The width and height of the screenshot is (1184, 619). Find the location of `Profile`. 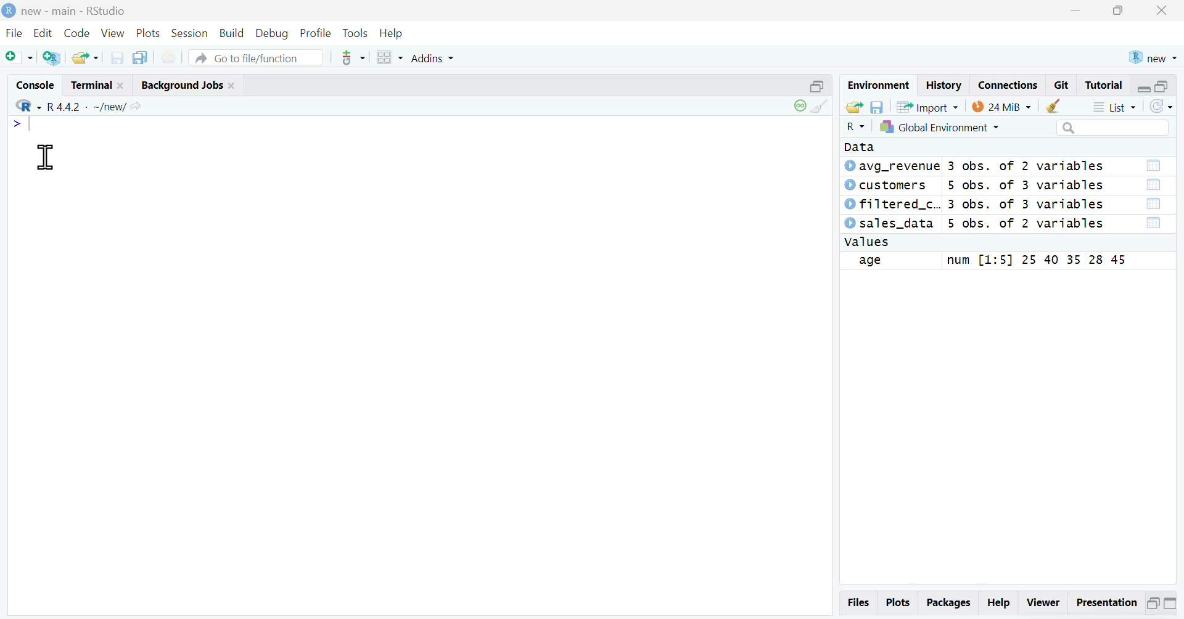

Profile is located at coordinates (316, 33).